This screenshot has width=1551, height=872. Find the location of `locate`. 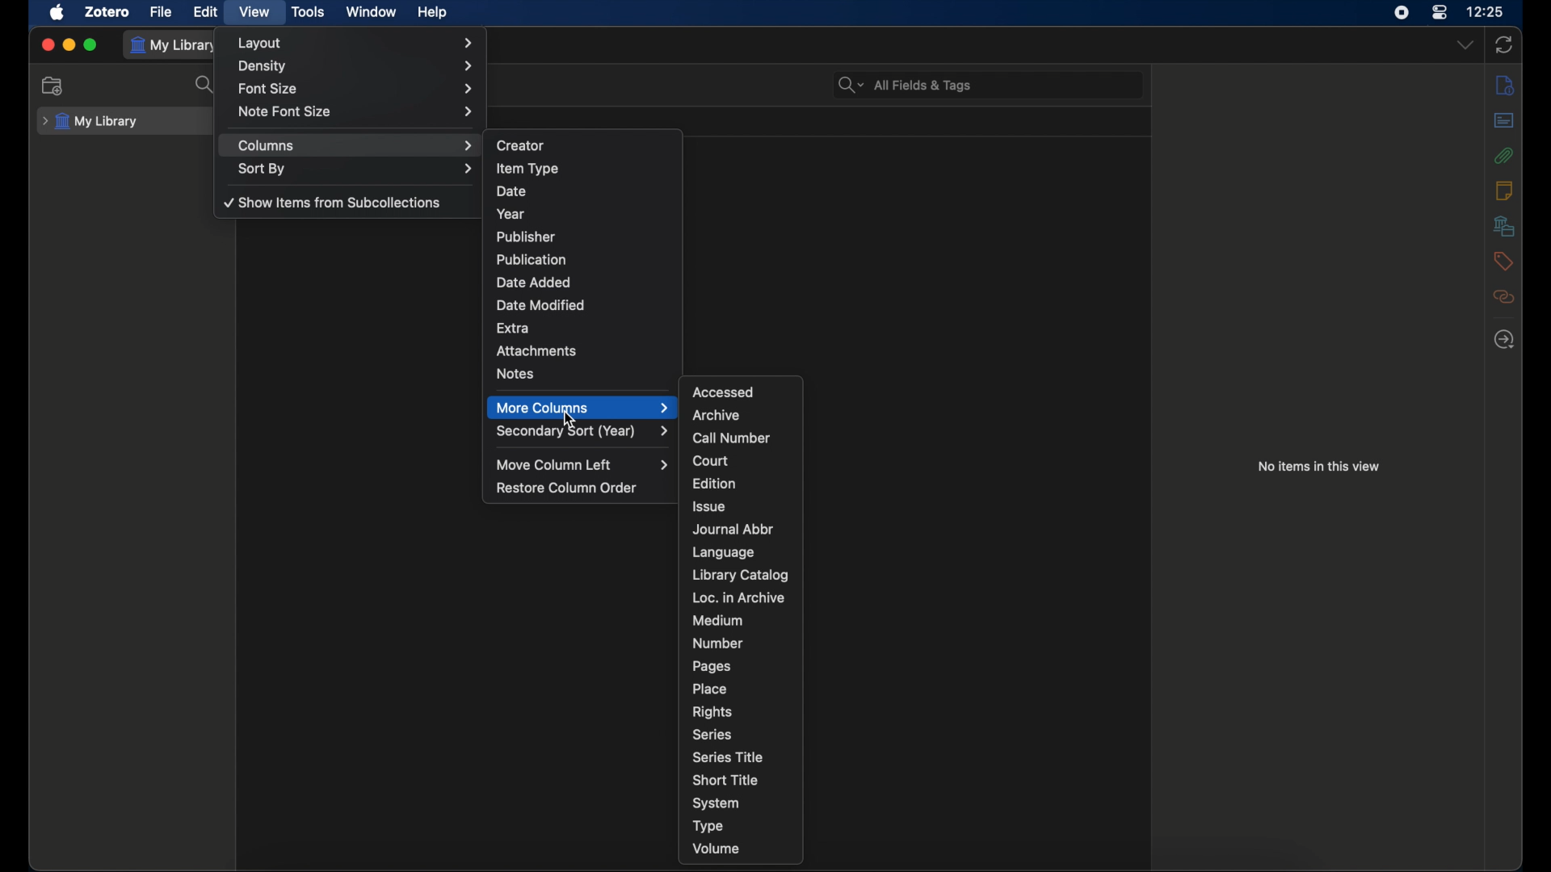

locate is located at coordinates (1504, 340).